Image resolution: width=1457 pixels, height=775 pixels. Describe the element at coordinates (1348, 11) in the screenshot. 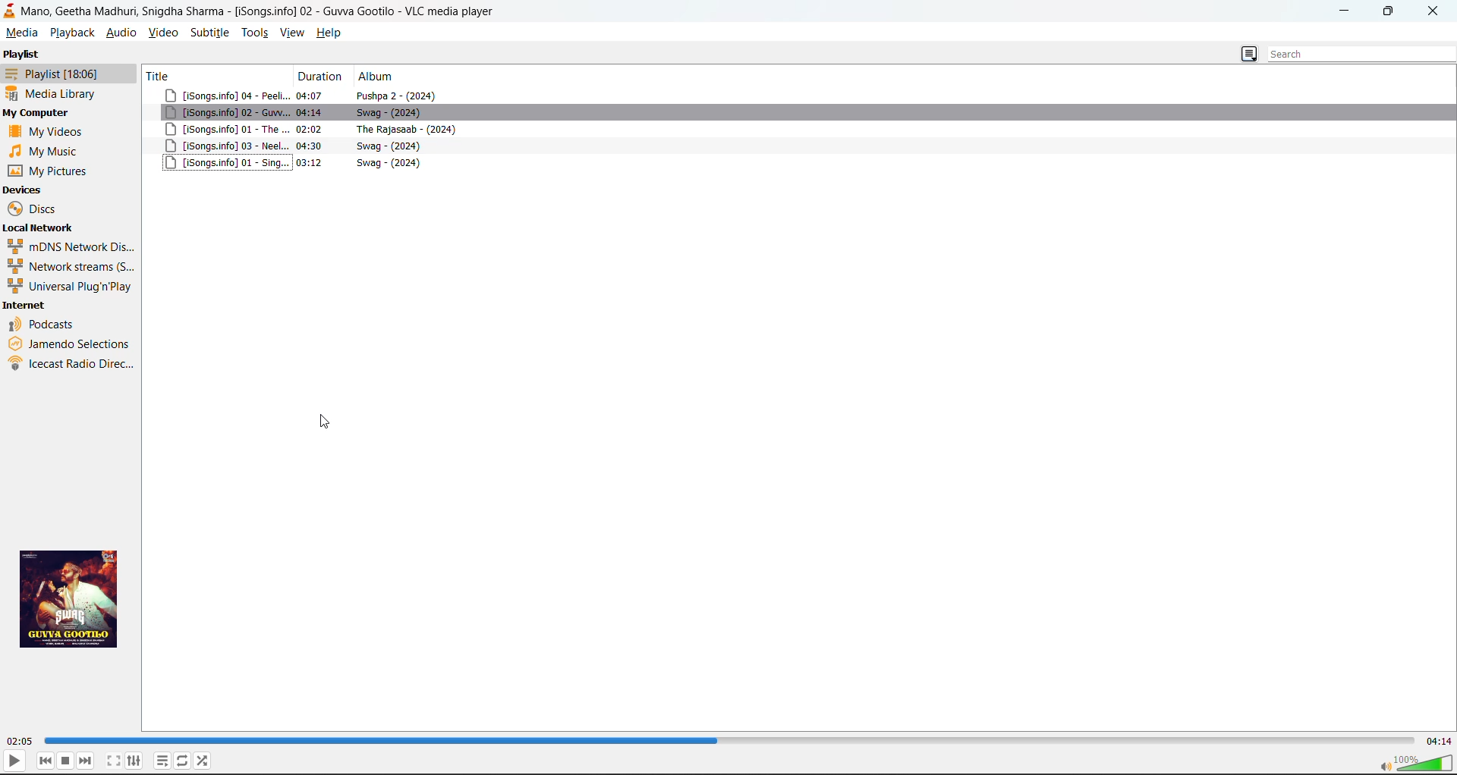

I see `minimize` at that location.